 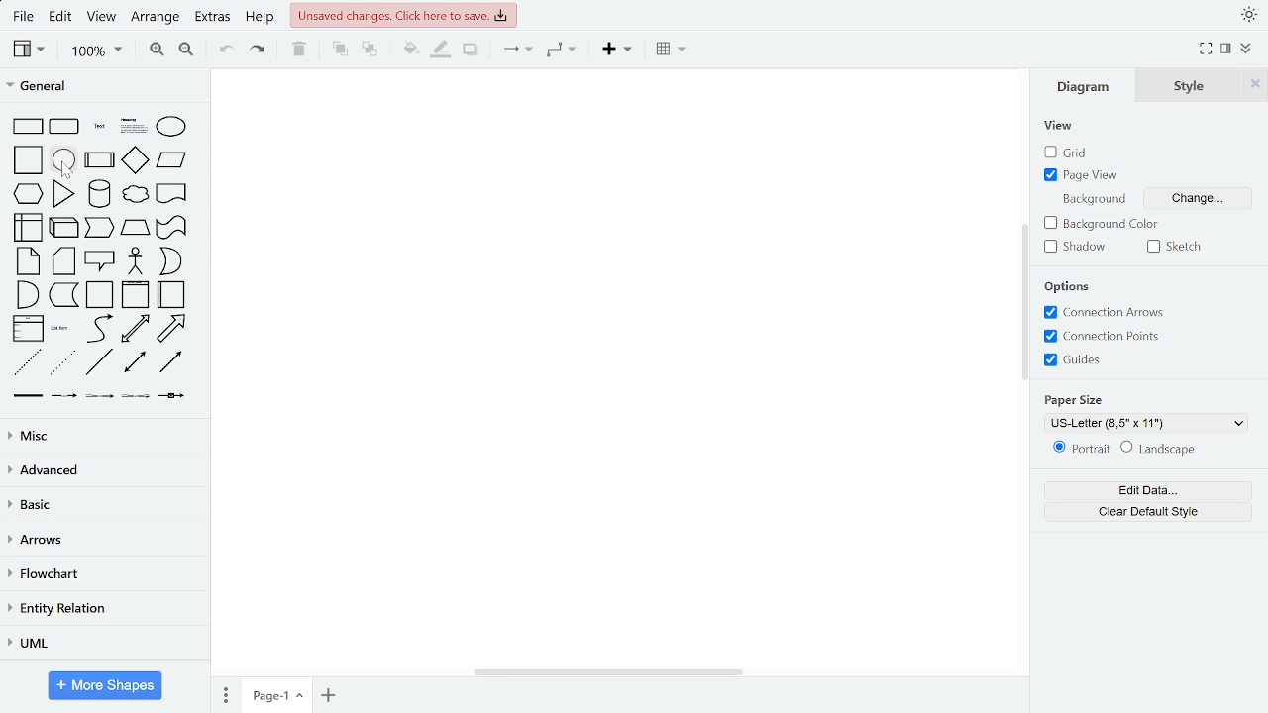 I want to click on actor, so click(x=136, y=260).